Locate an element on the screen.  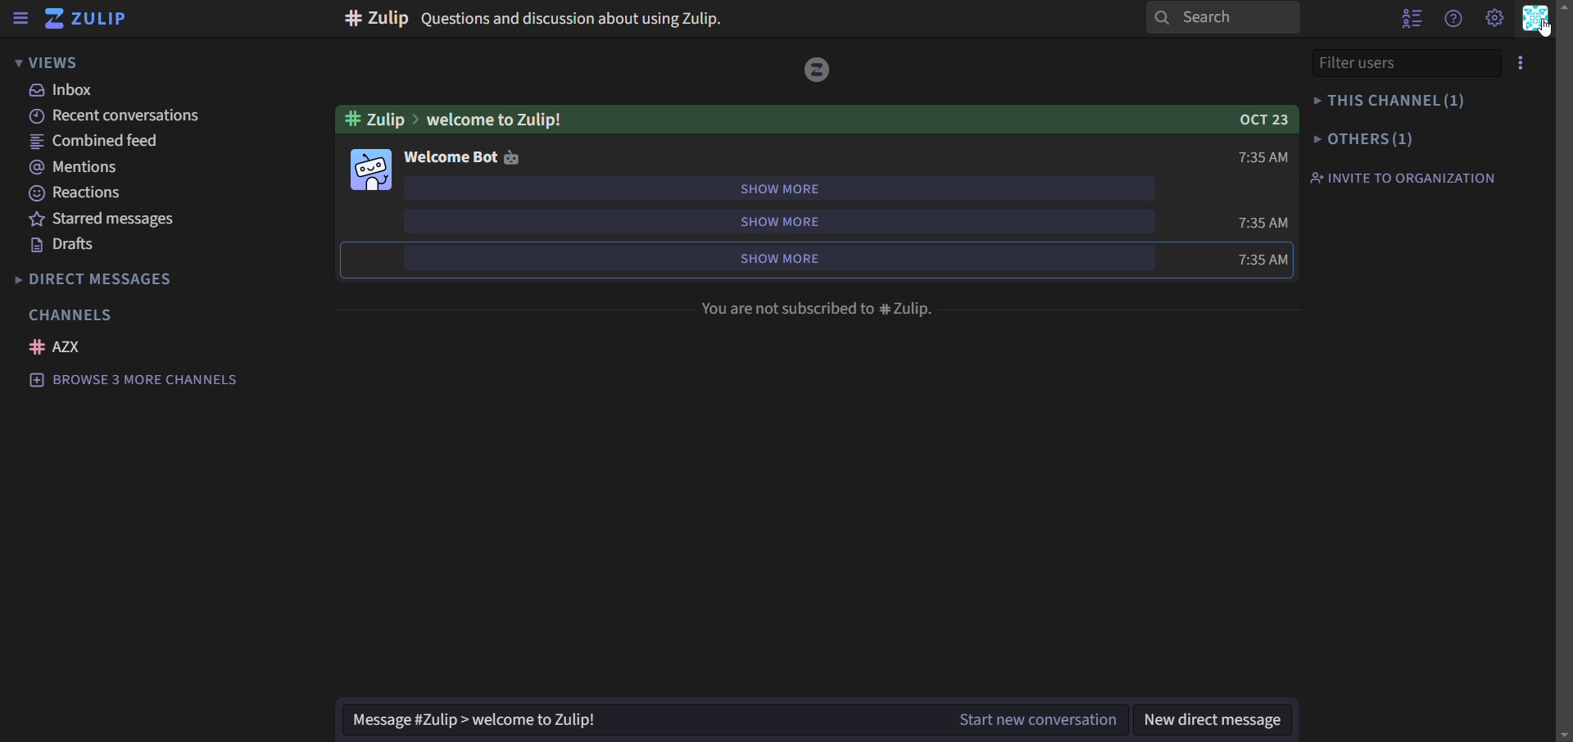
show more is located at coordinates (791, 259).